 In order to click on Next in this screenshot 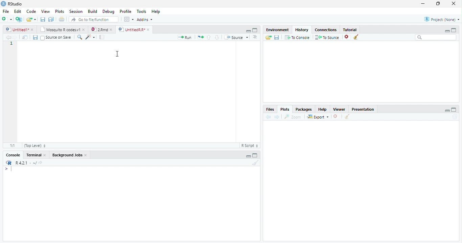, I will do `click(278, 117)`.